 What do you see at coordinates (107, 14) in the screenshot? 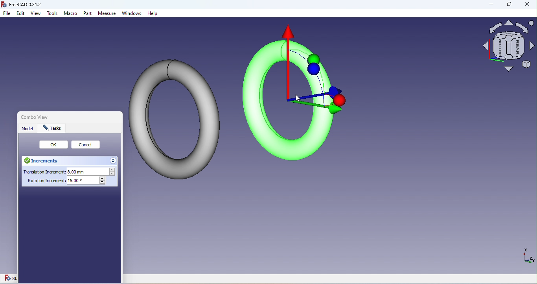
I see `Measure` at bounding box center [107, 14].